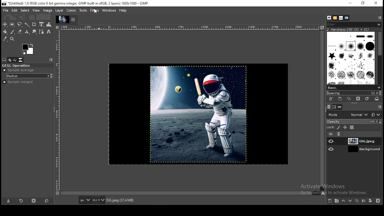 The image size is (384, 216). What do you see at coordinates (14, 10) in the screenshot?
I see `edit` at bounding box center [14, 10].